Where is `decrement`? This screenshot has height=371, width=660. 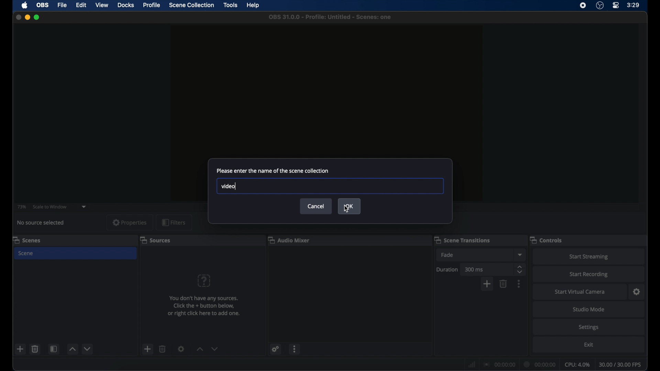 decrement is located at coordinates (88, 349).